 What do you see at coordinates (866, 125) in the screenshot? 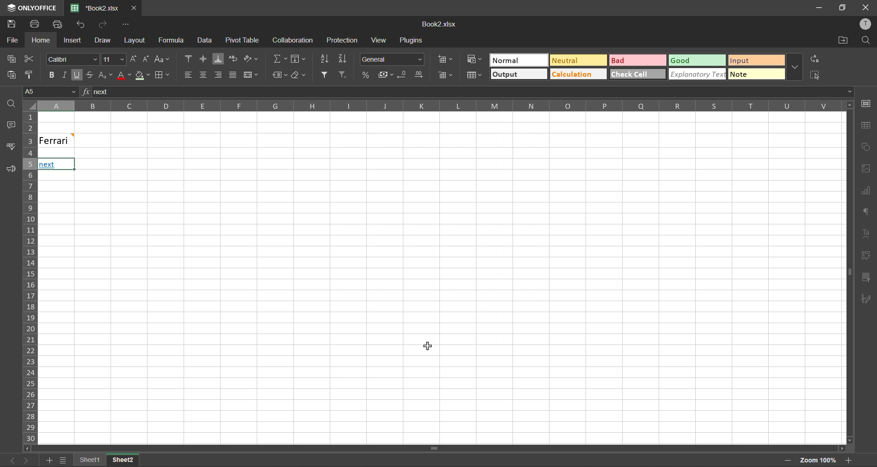
I see `table` at bounding box center [866, 125].